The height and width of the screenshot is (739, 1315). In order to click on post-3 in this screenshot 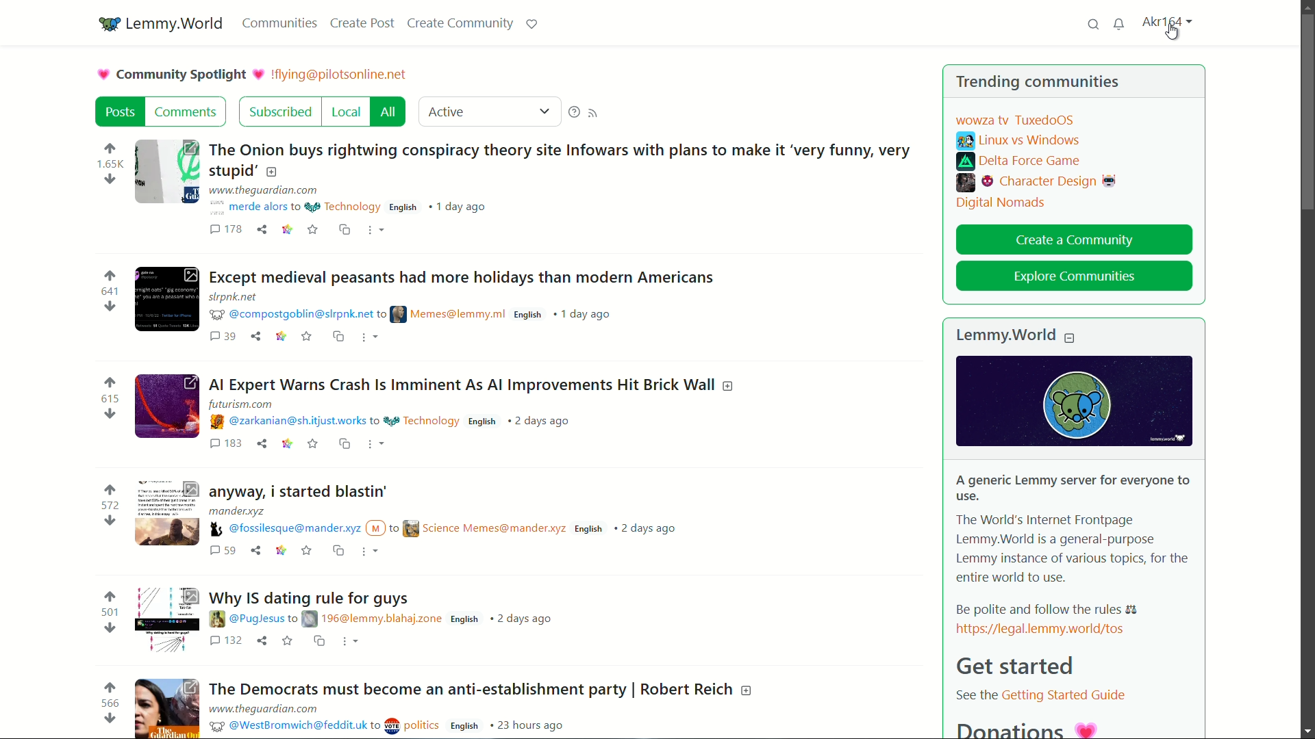, I will do `click(471, 380)`.